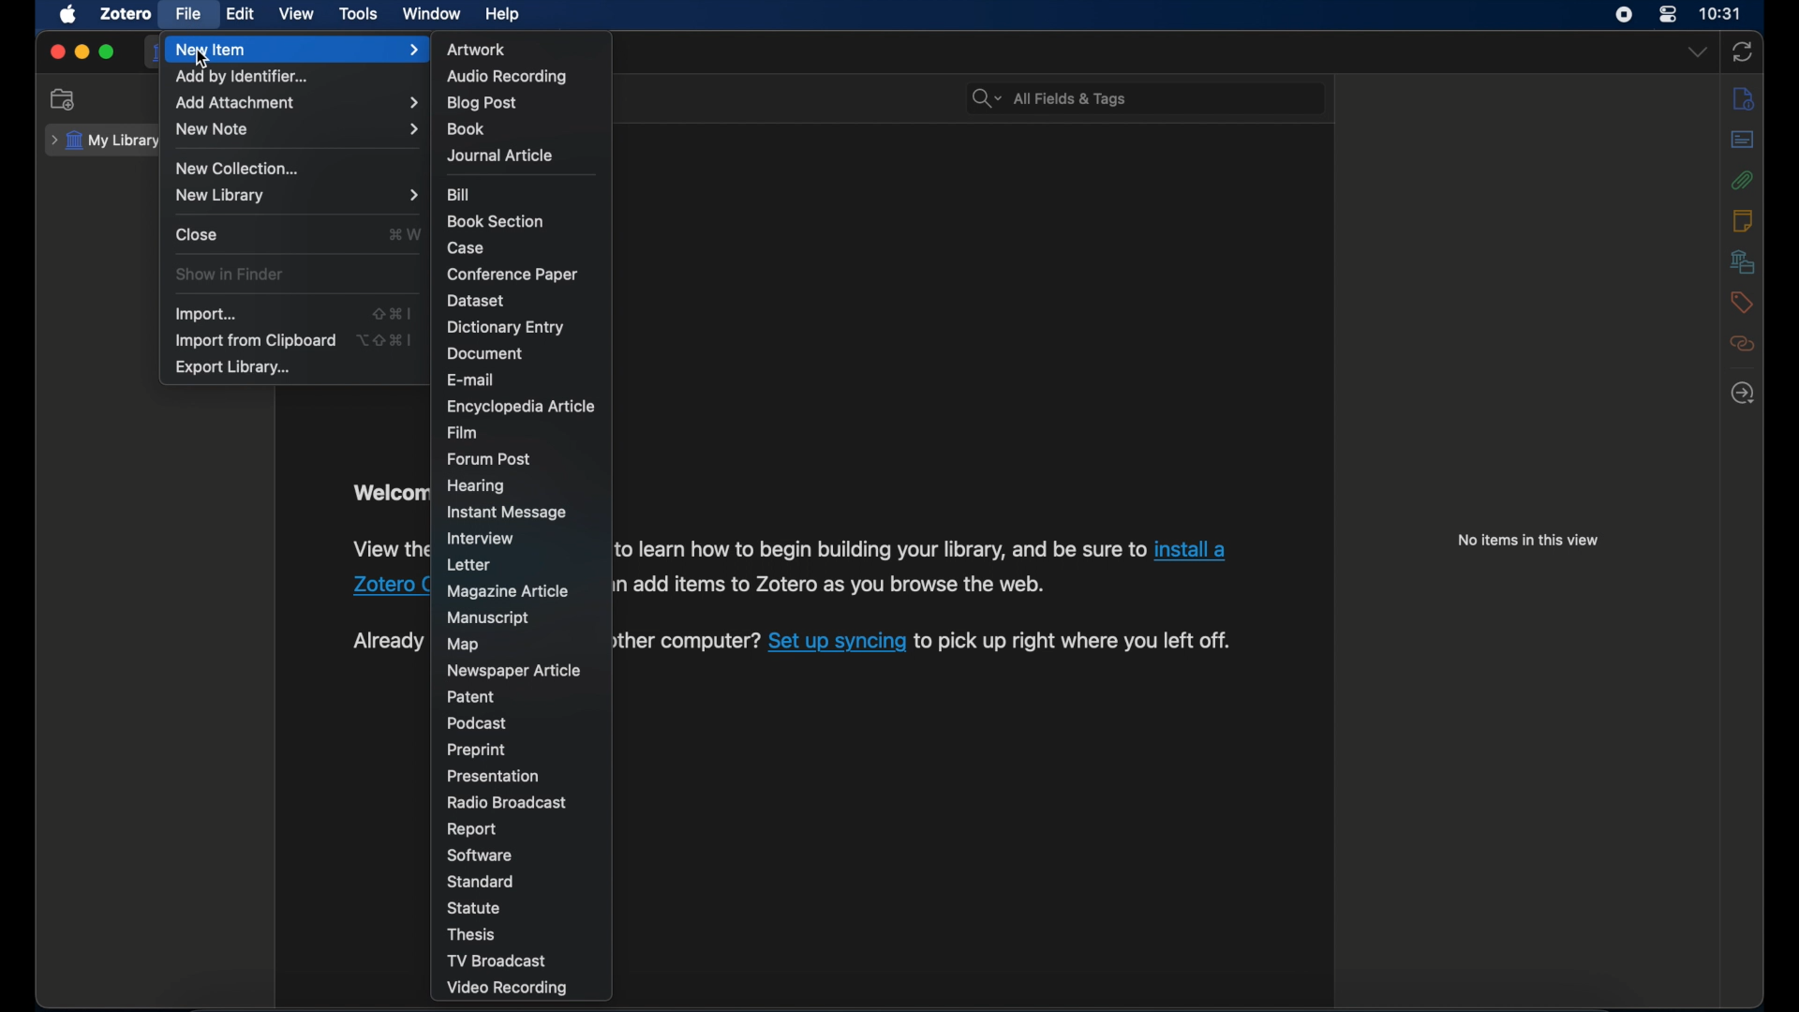 This screenshot has width=1799, height=1012. I want to click on conference paper, so click(512, 275).